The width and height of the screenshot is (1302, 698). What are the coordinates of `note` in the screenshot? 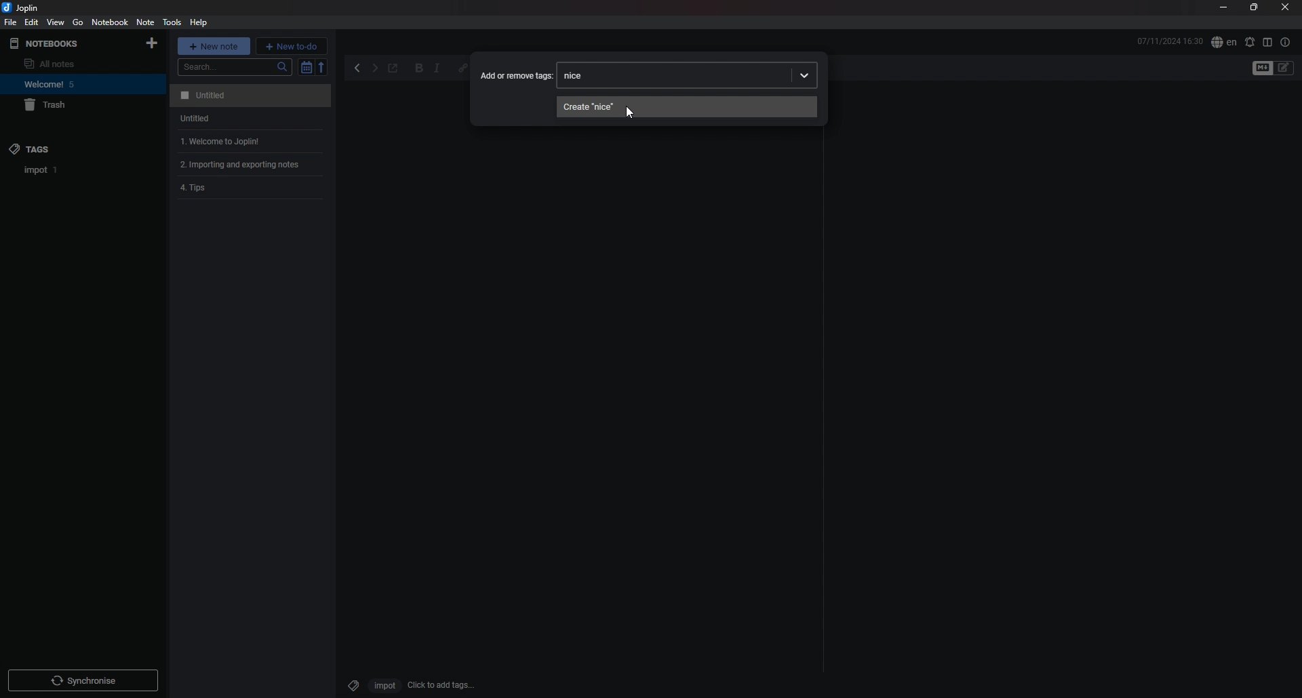 It's located at (145, 22).